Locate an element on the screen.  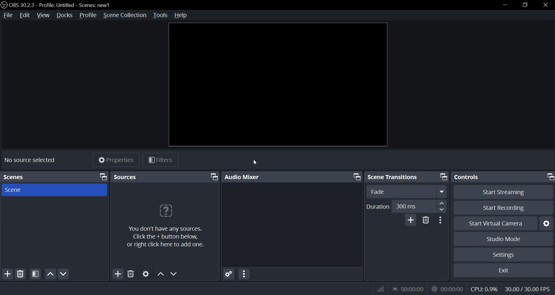
close is located at coordinates (545, 5).